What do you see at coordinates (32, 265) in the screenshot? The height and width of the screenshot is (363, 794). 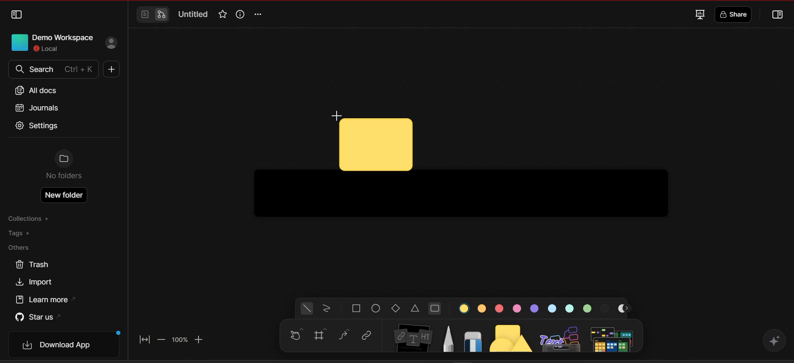 I see `trash` at bounding box center [32, 265].